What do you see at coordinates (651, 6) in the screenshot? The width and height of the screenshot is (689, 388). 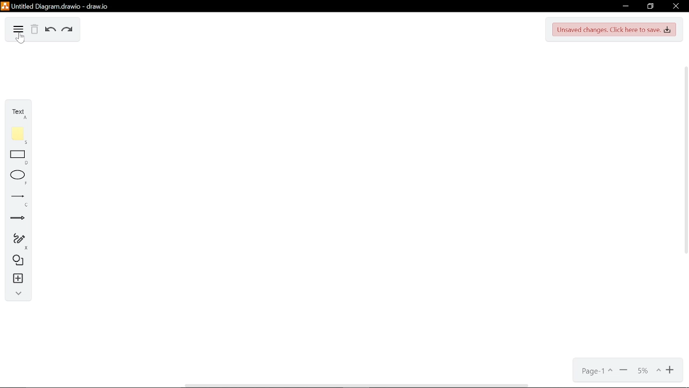 I see `restore down` at bounding box center [651, 6].